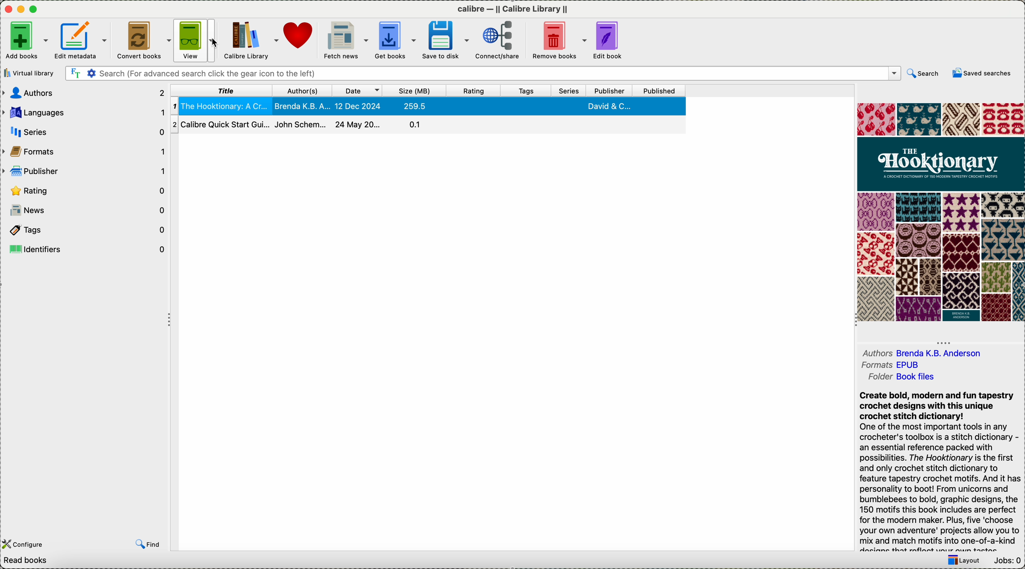  I want to click on virtual library, so click(31, 73).